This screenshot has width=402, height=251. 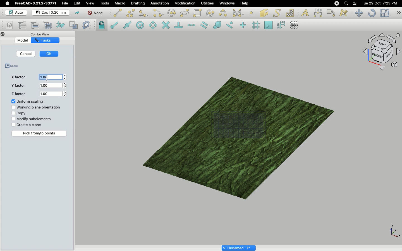 What do you see at coordinates (17, 77) in the screenshot?
I see `X factor` at bounding box center [17, 77].